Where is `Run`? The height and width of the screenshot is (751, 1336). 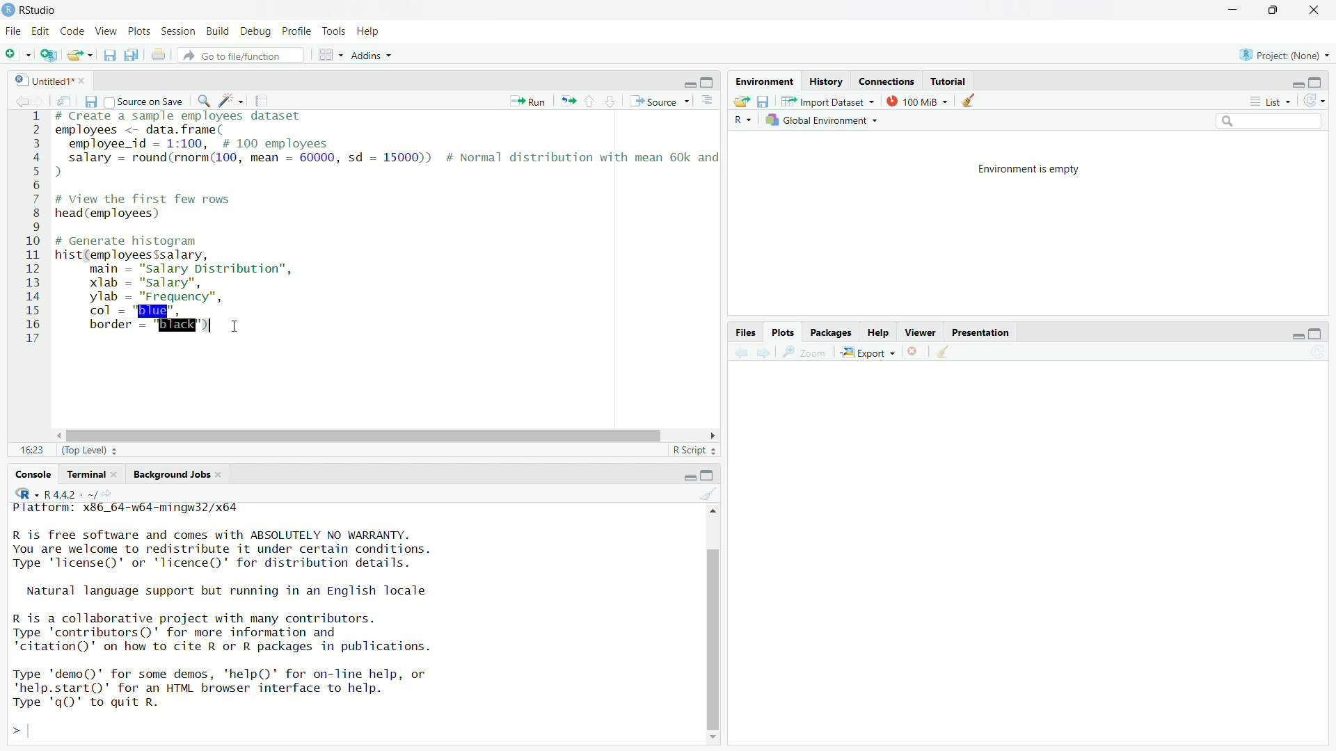
Run is located at coordinates (527, 100).